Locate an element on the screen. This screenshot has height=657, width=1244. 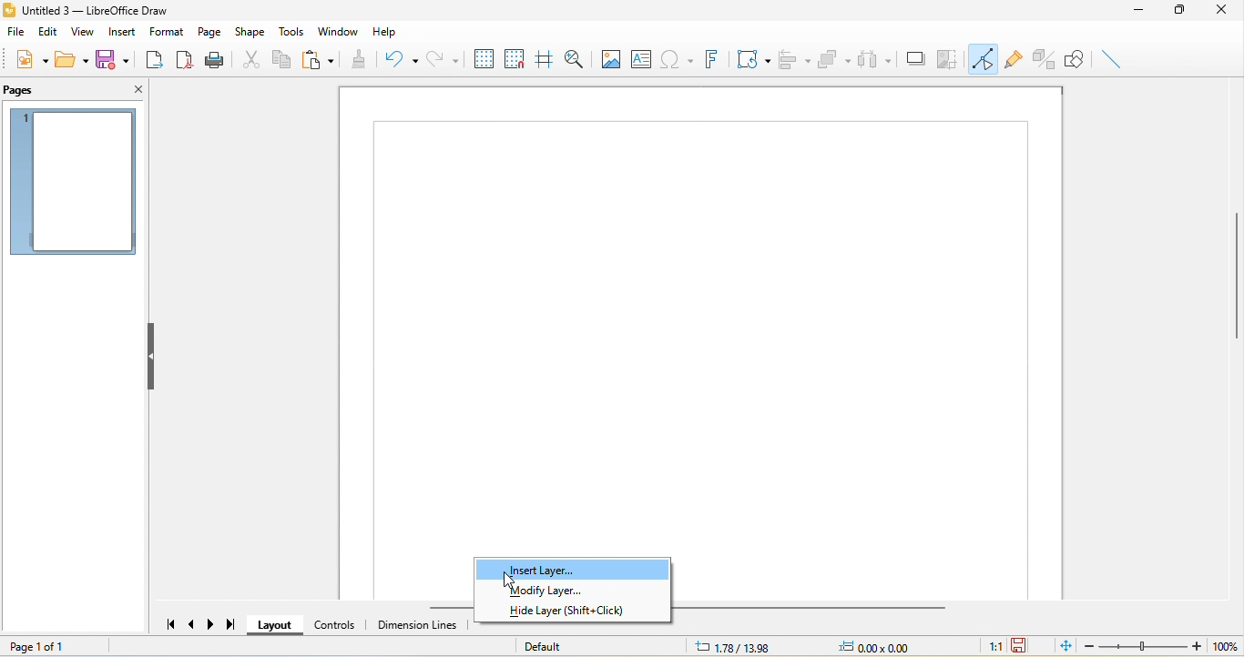
1.78/13.98 is located at coordinates (731, 646).